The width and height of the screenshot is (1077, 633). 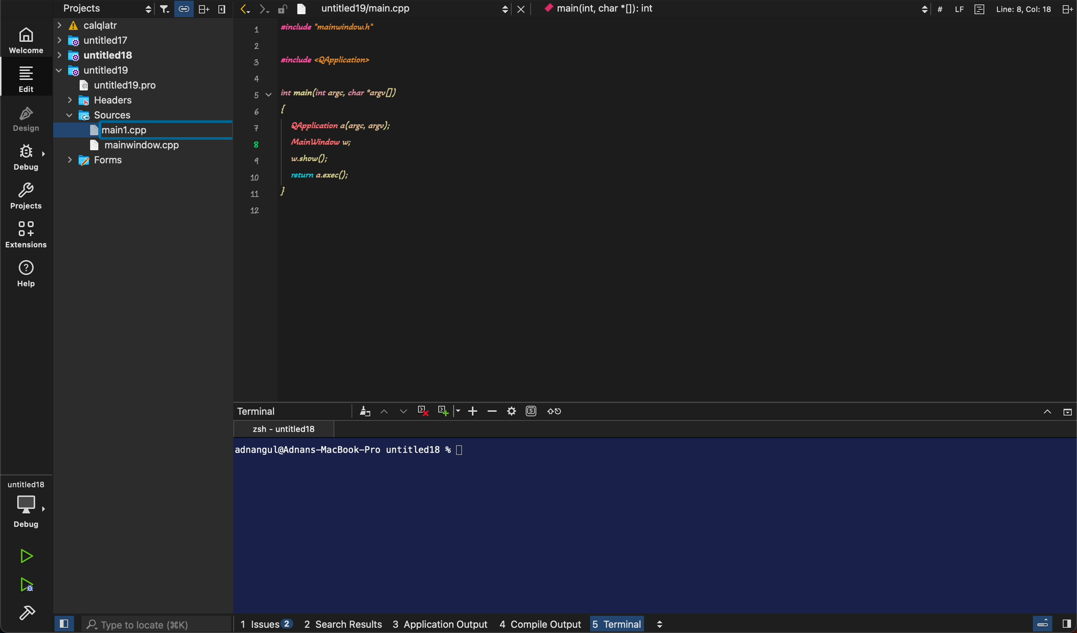 I want to click on Terminal , so click(x=257, y=410).